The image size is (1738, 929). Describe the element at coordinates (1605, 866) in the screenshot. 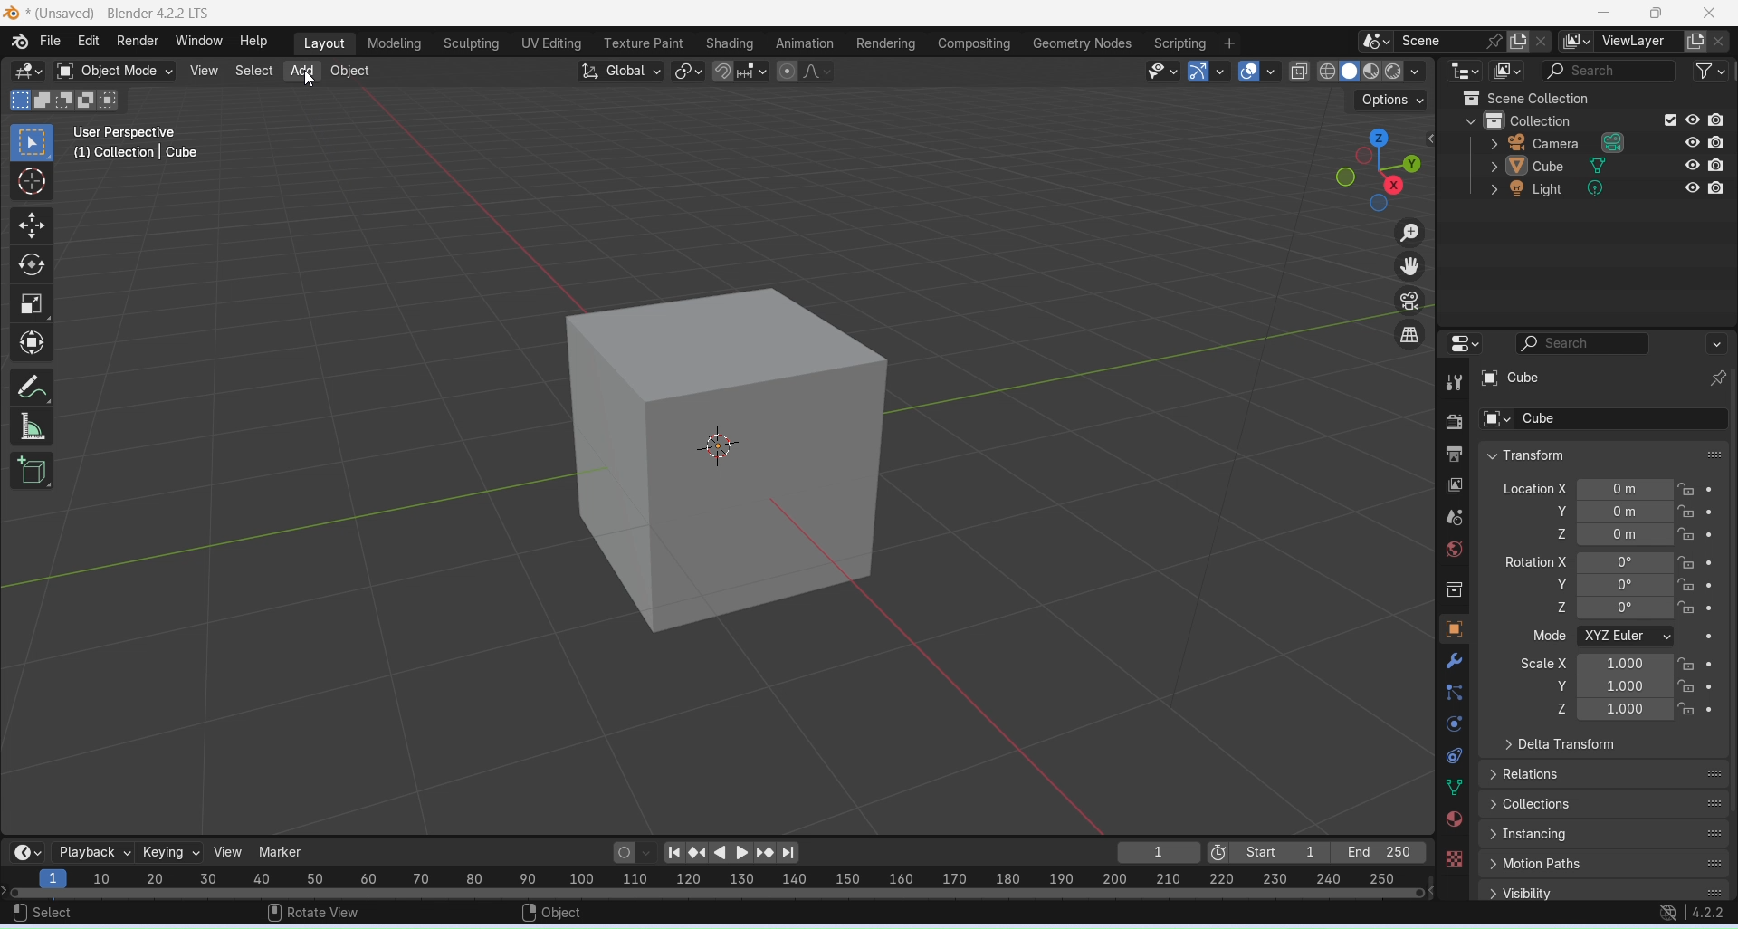

I see `Motion paths` at that location.